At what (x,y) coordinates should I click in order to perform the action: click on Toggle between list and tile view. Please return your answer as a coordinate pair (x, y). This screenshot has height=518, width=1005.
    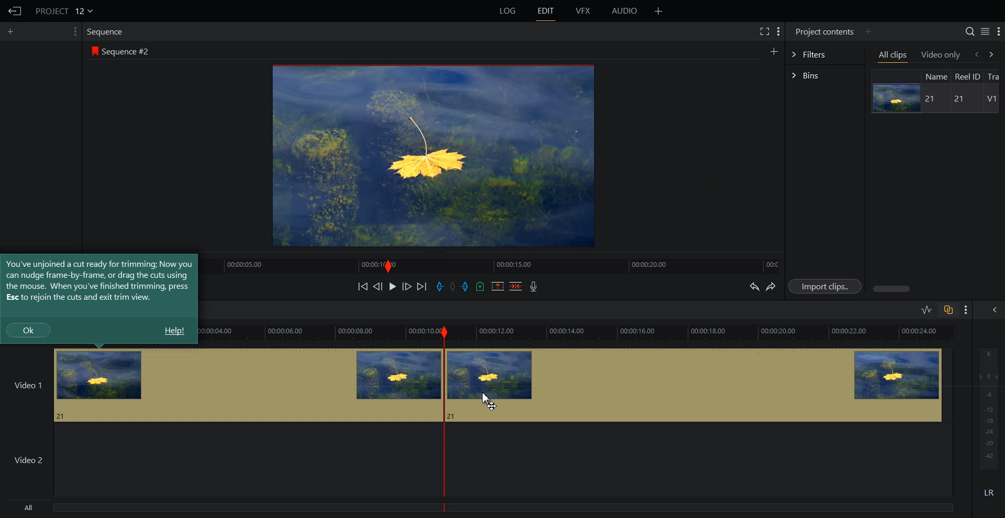
    Looking at the image, I should click on (985, 31).